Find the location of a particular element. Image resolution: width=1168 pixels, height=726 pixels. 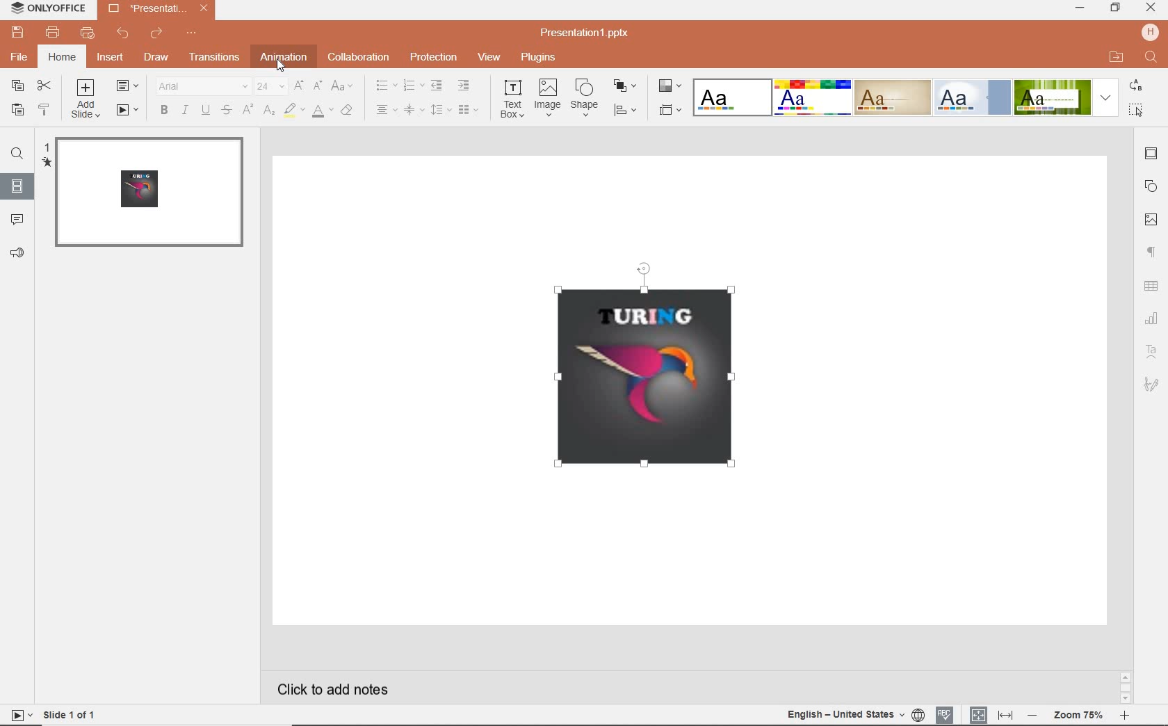

bullets is located at coordinates (384, 86).